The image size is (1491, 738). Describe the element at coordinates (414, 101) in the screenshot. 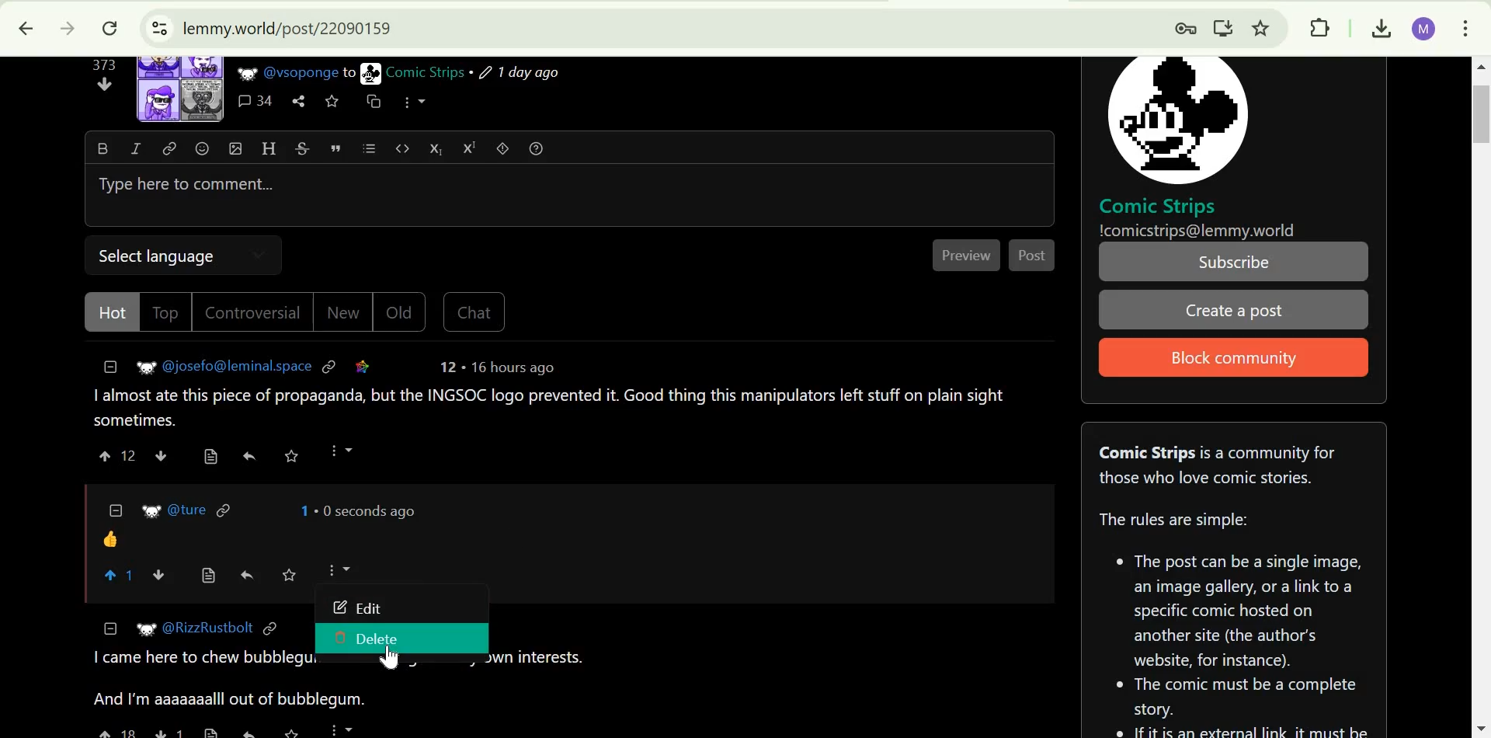

I see `more options` at that location.